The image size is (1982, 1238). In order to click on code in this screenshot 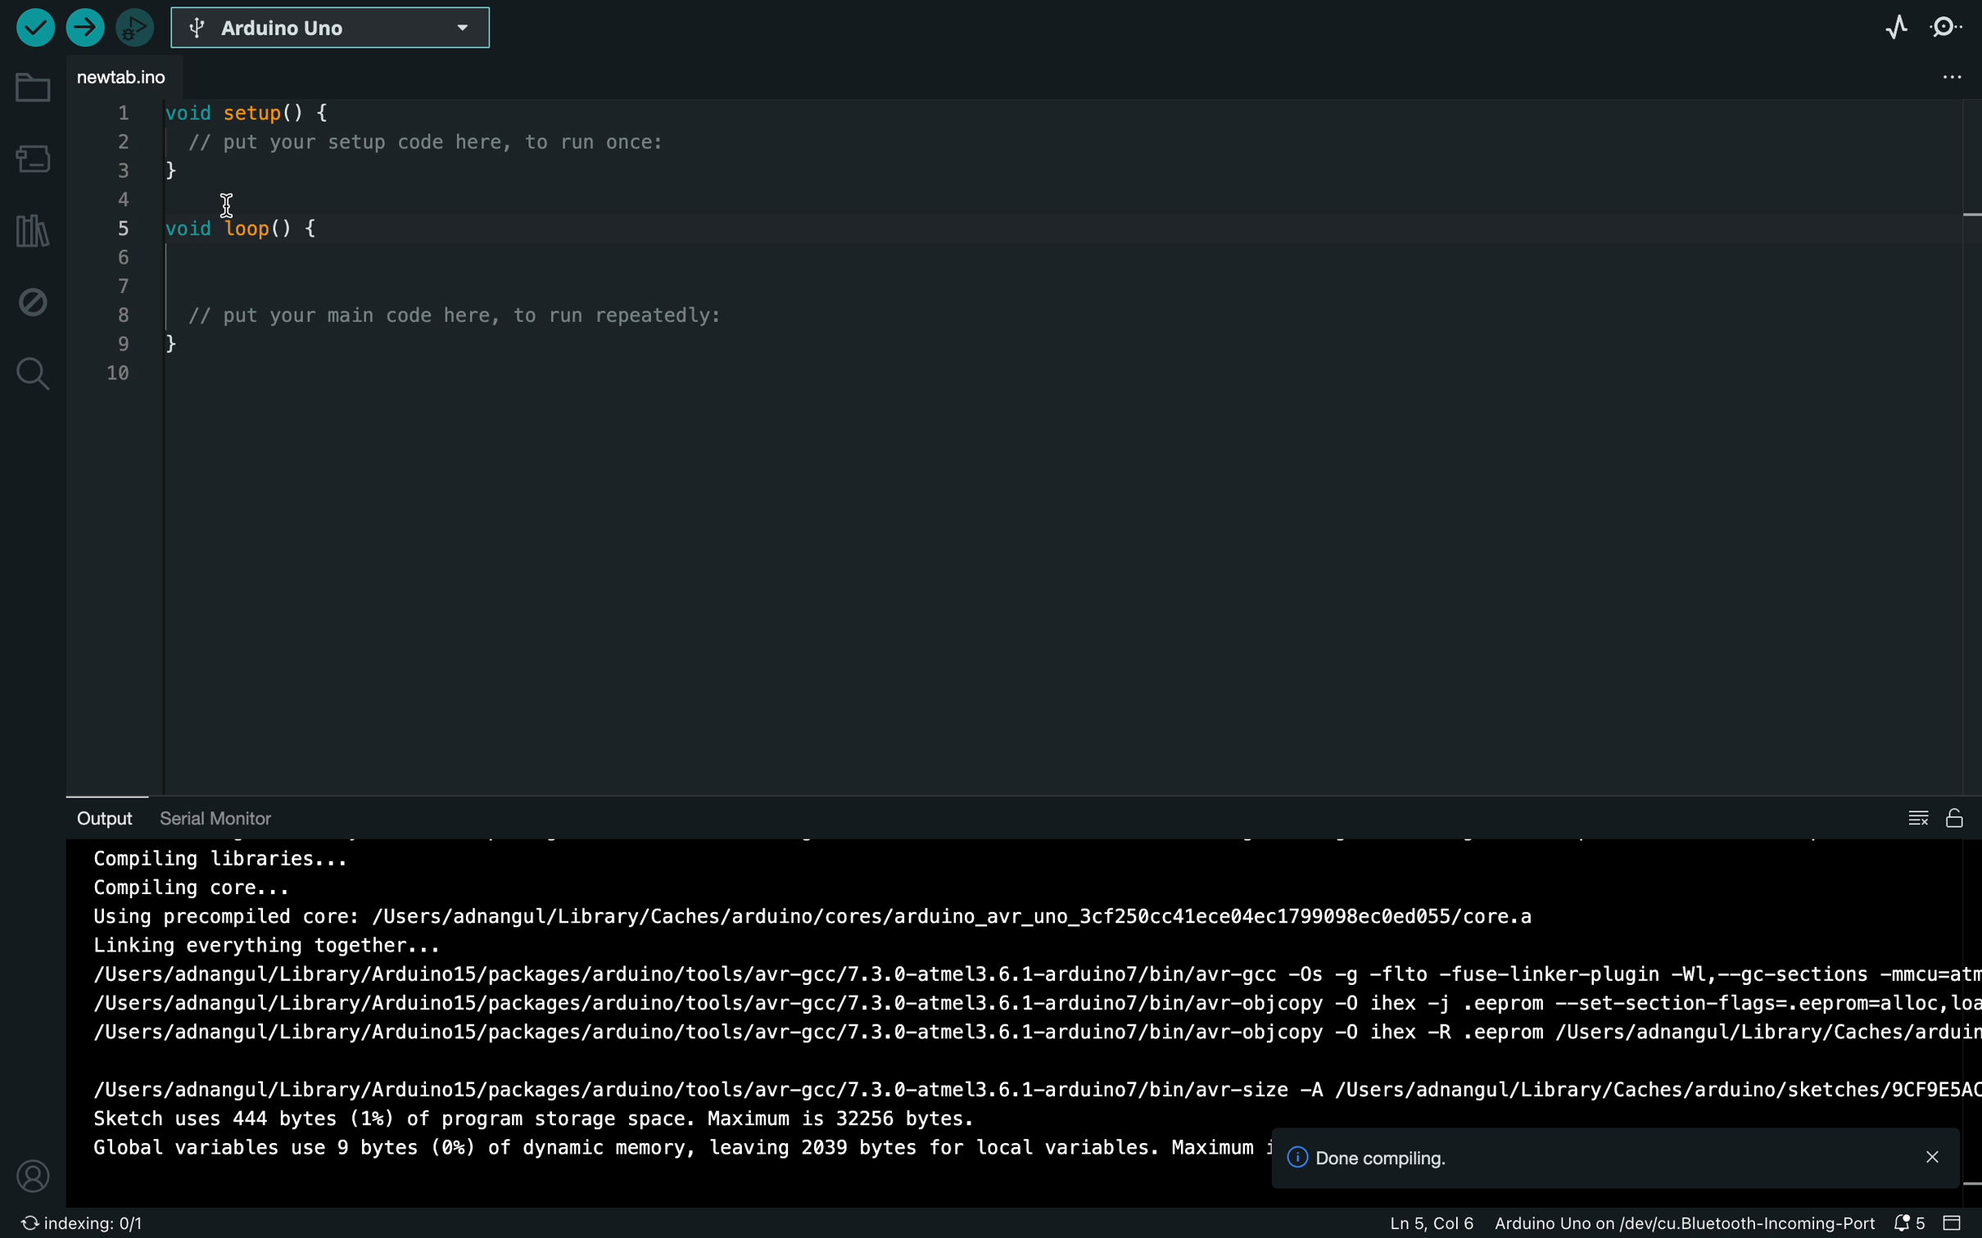, I will do `click(444, 287)`.